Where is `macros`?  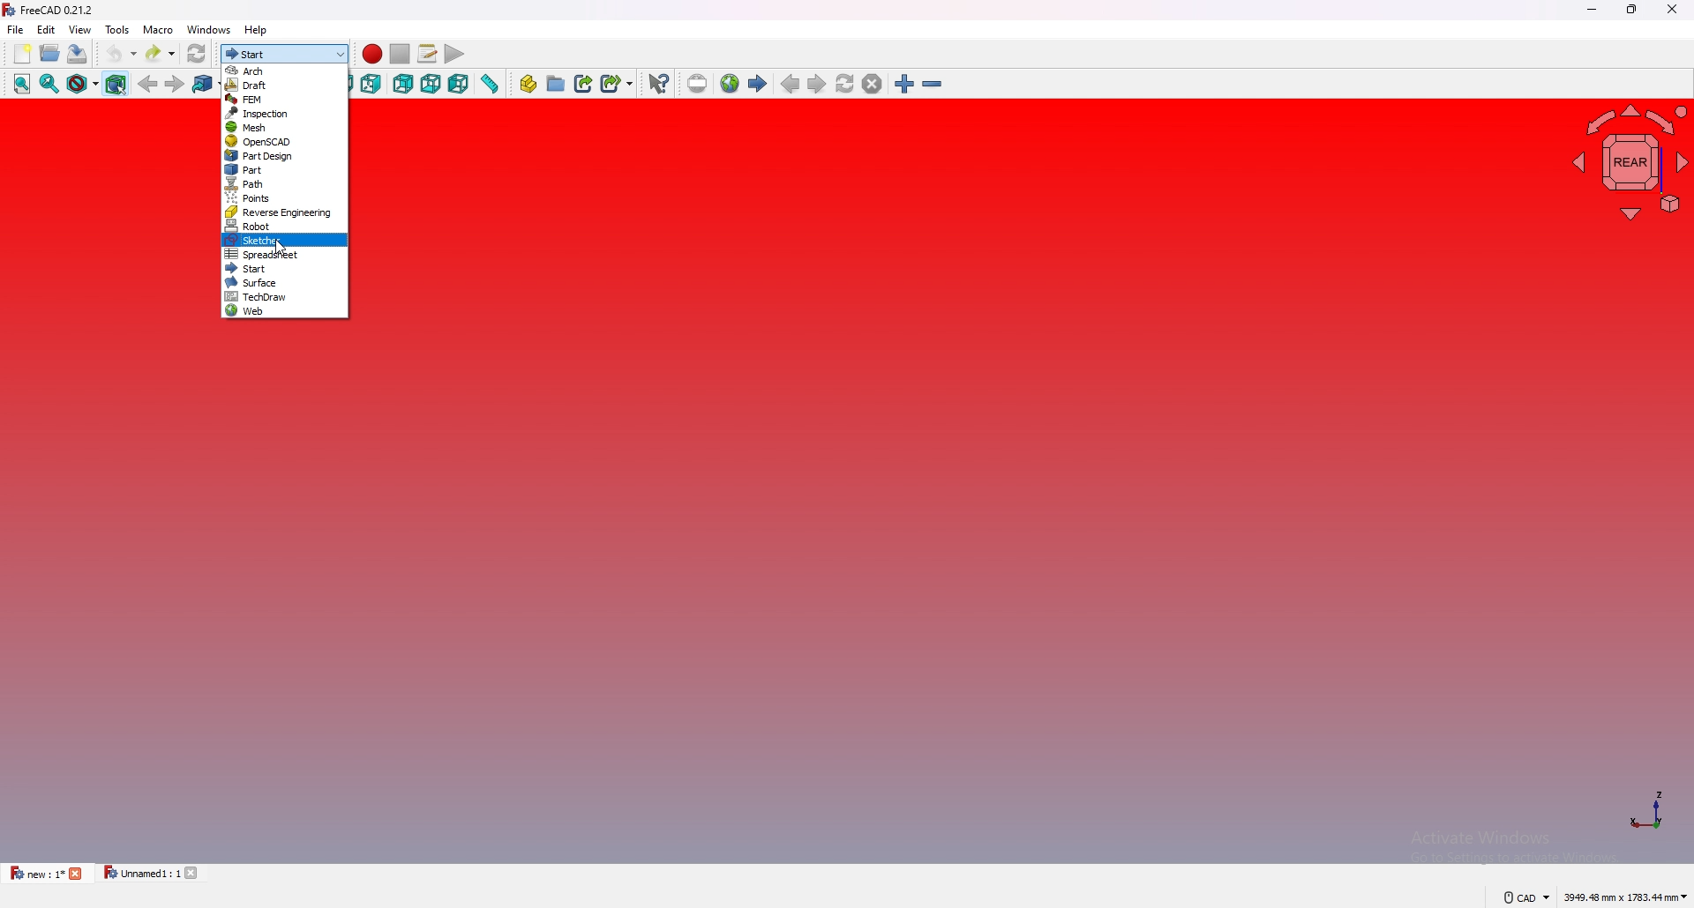 macros is located at coordinates (427, 54).